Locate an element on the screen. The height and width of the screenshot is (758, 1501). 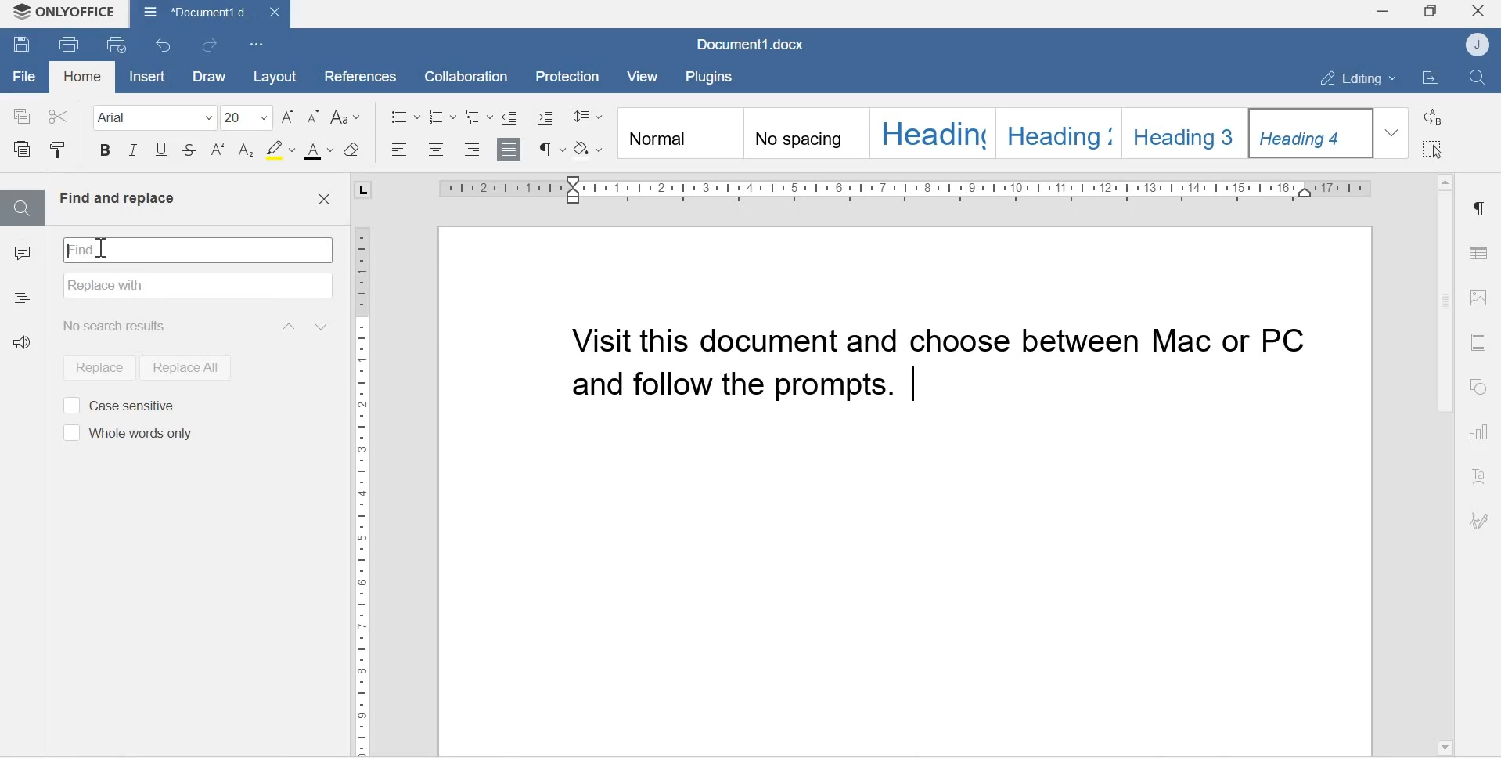
Close find is located at coordinates (323, 200).